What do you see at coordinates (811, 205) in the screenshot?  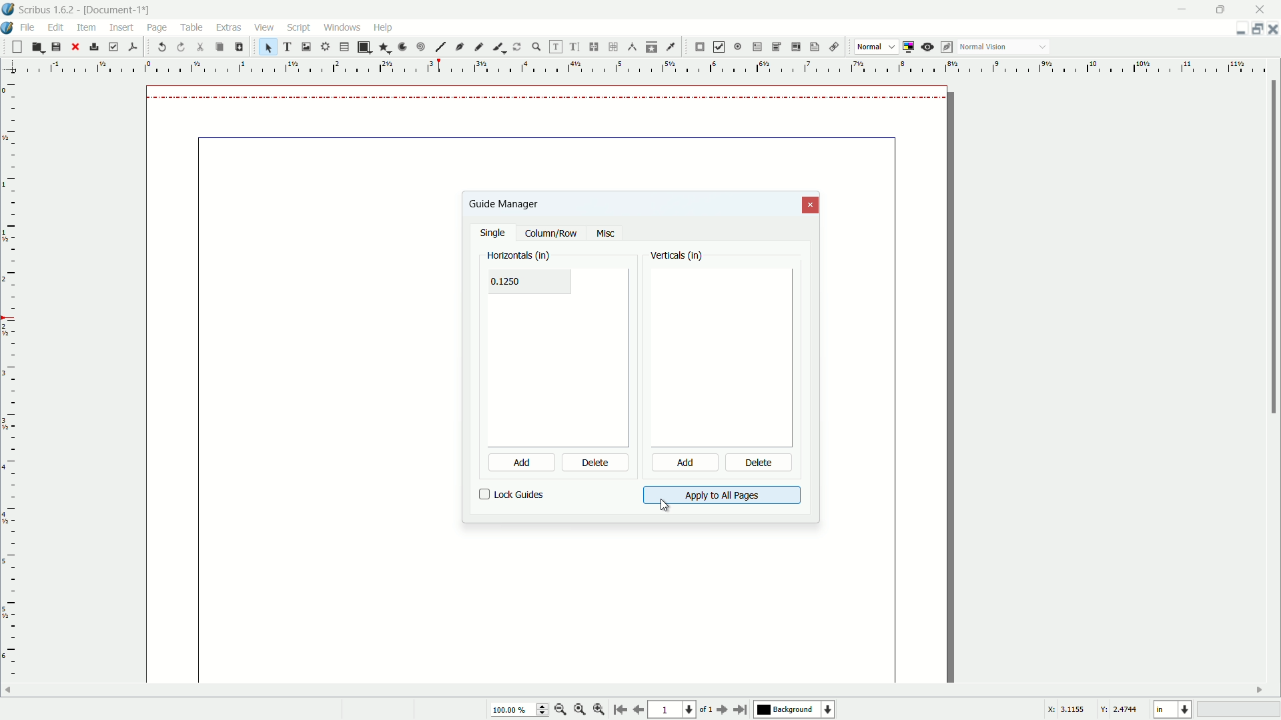 I see `close guide manager window` at bounding box center [811, 205].